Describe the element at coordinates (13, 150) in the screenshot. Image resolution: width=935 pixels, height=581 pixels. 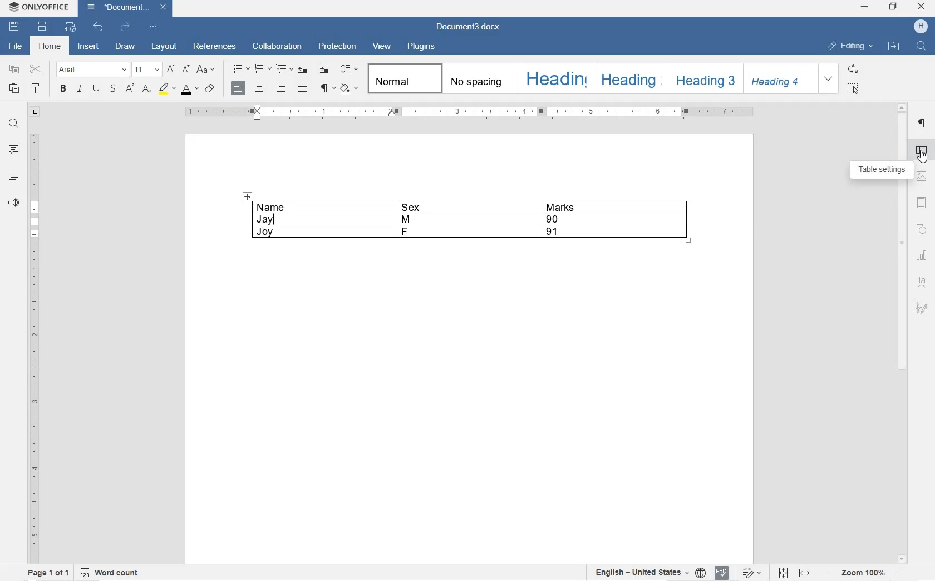
I see `COMMENT` at that location.